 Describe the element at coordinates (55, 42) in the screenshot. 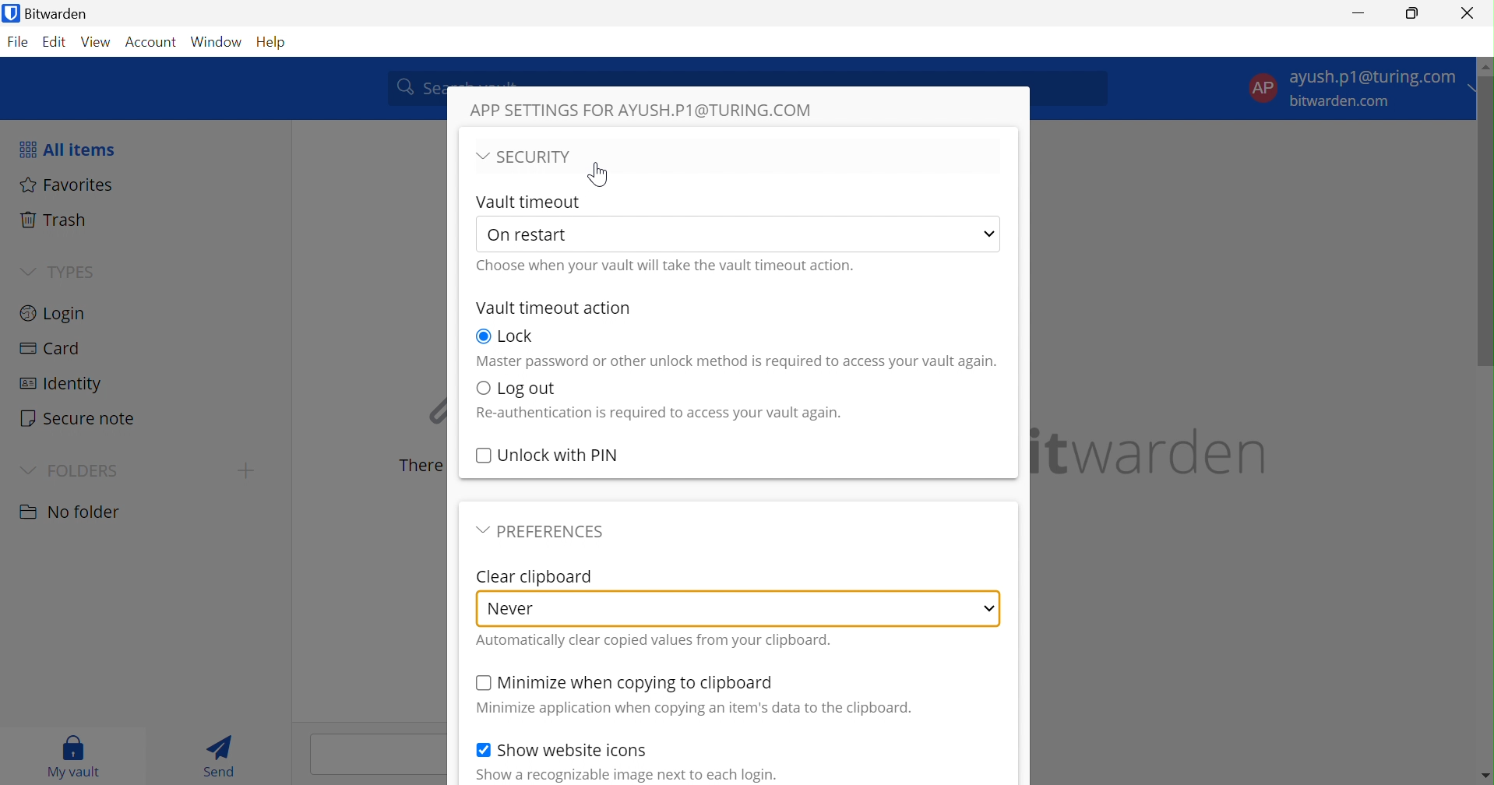

I see `Edit` at that location.